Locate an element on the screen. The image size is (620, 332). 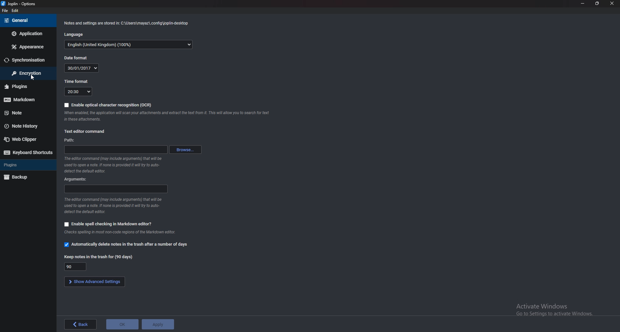
markdown is located at coordinates (26, 100).